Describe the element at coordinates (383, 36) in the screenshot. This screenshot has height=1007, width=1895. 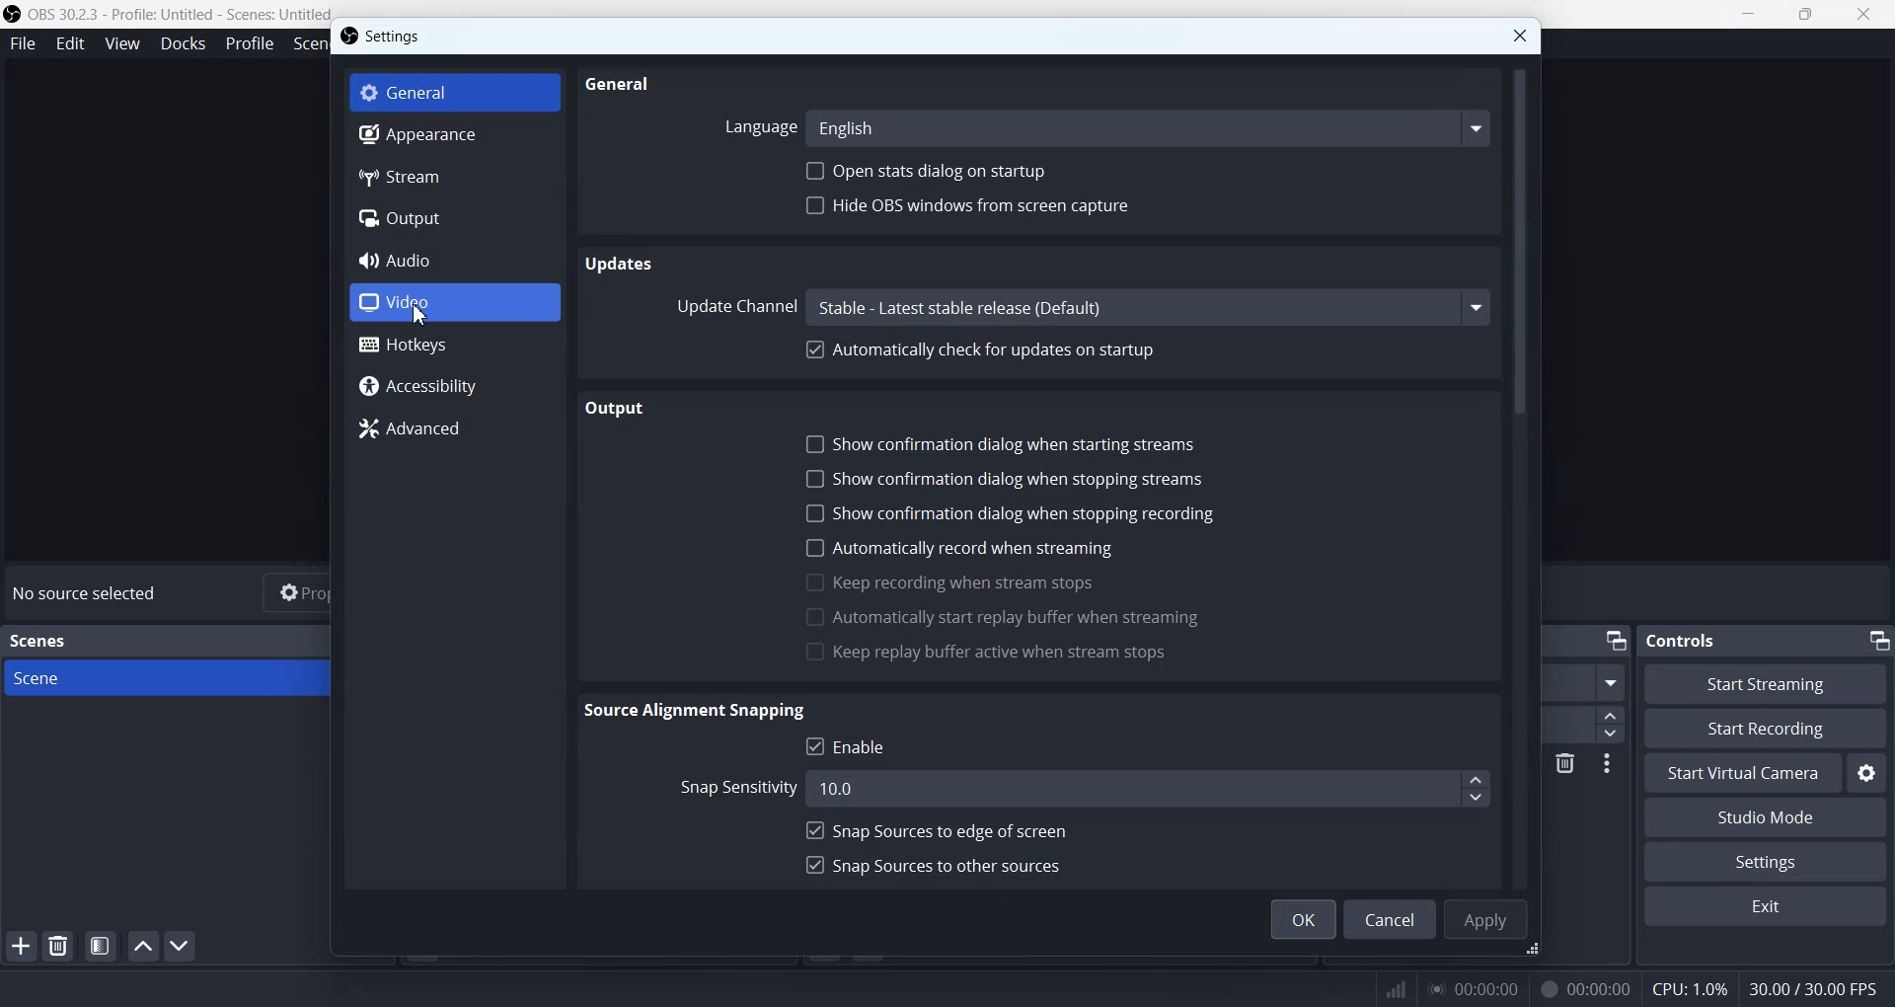
I see `Settings` at that location.